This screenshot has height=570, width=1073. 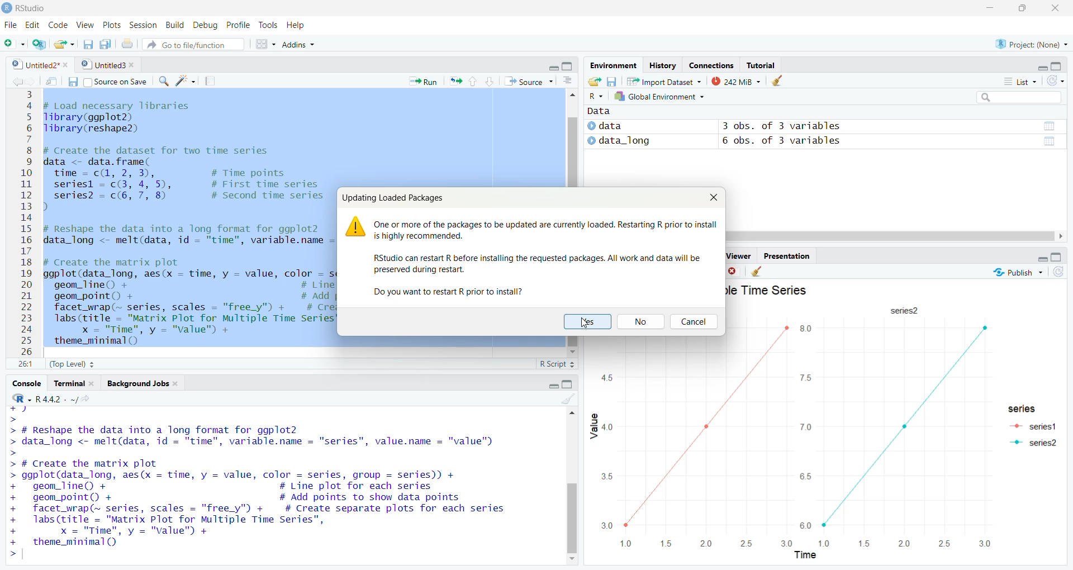 What do you see at coordinates (734, 271) in the screenshot?
I see `close` at bounding box center [734, 271].